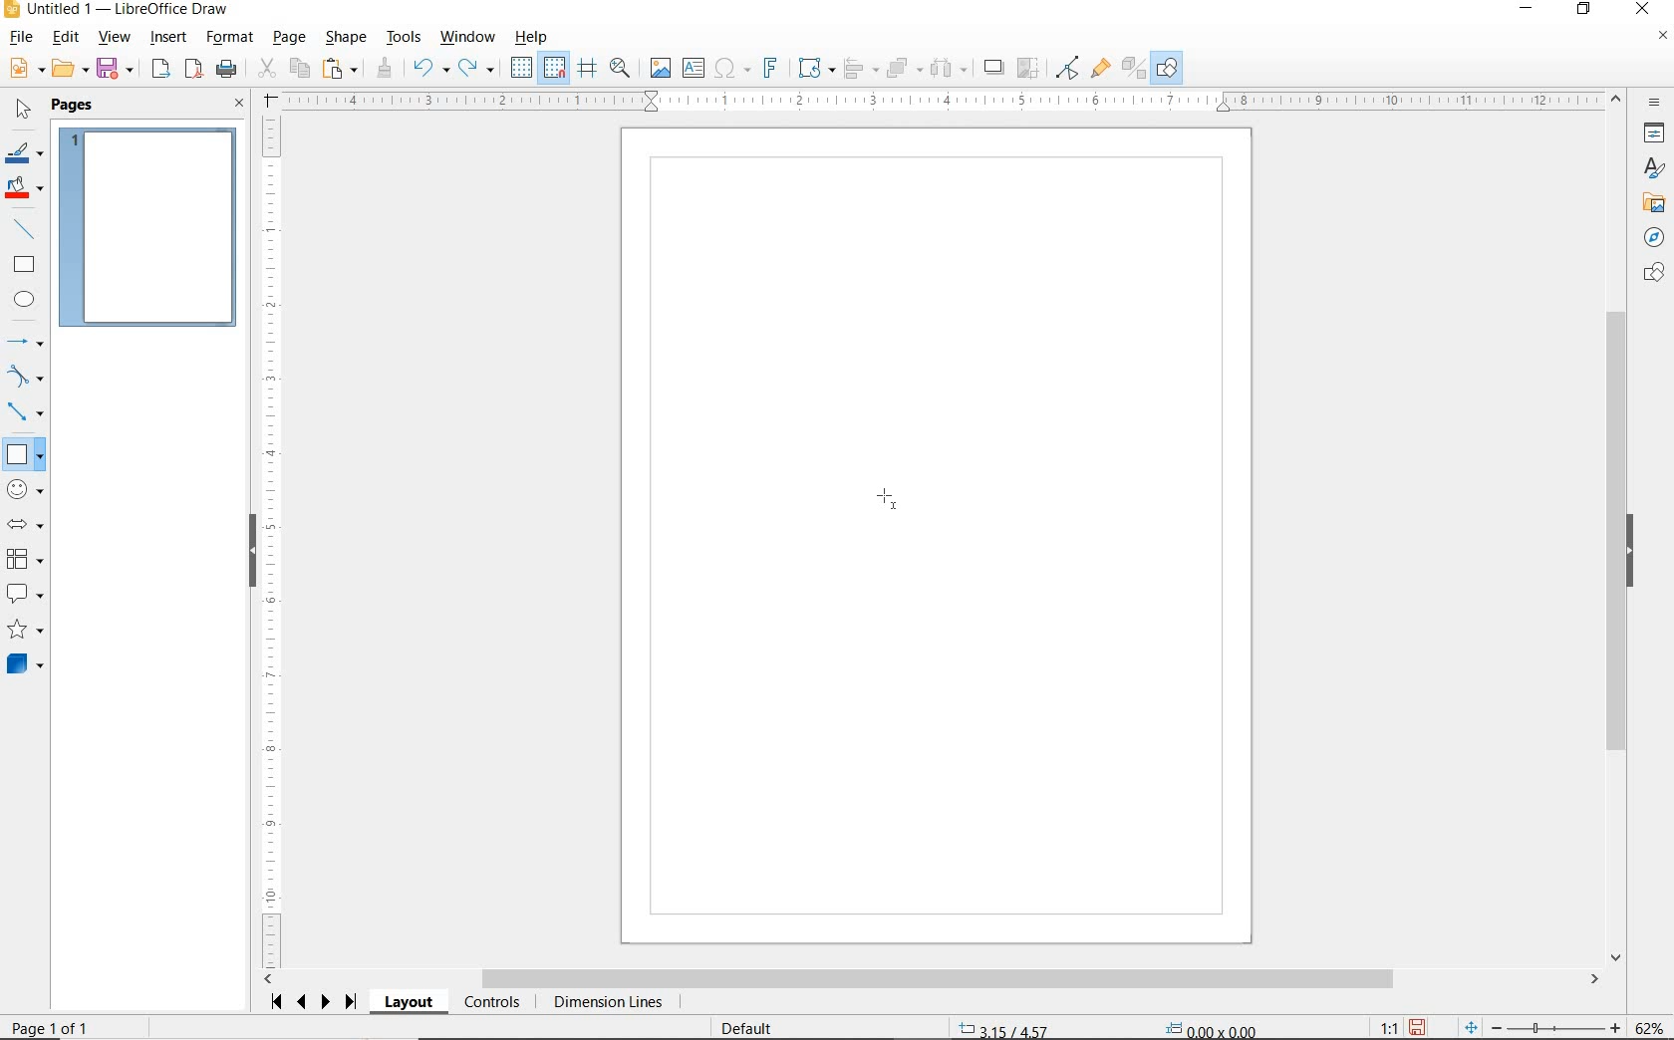 The width and height of the screenshot is (1674, 1040). I want to click on CLONE FORMATTING, so click(384, 69).